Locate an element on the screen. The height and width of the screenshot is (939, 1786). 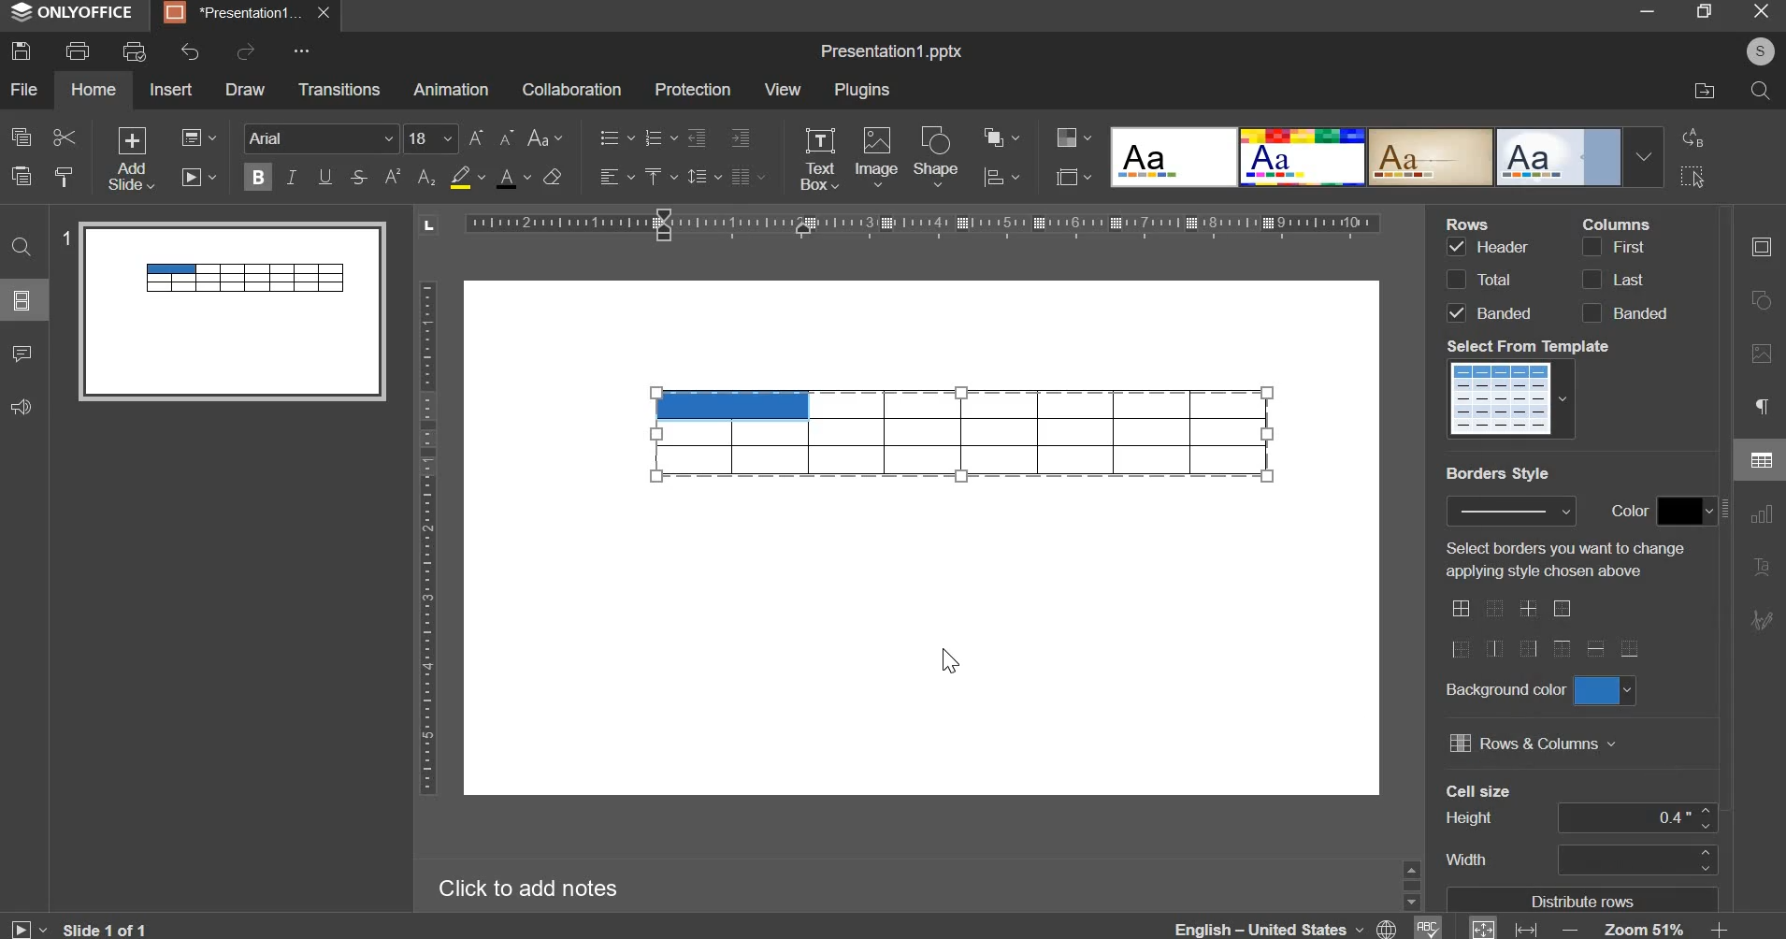
More is located at coordinates (299, 51).